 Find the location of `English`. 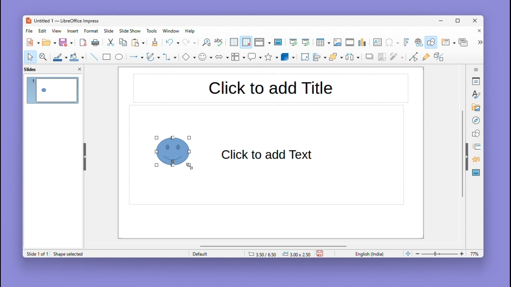

English is located at coordinates (371, 254).